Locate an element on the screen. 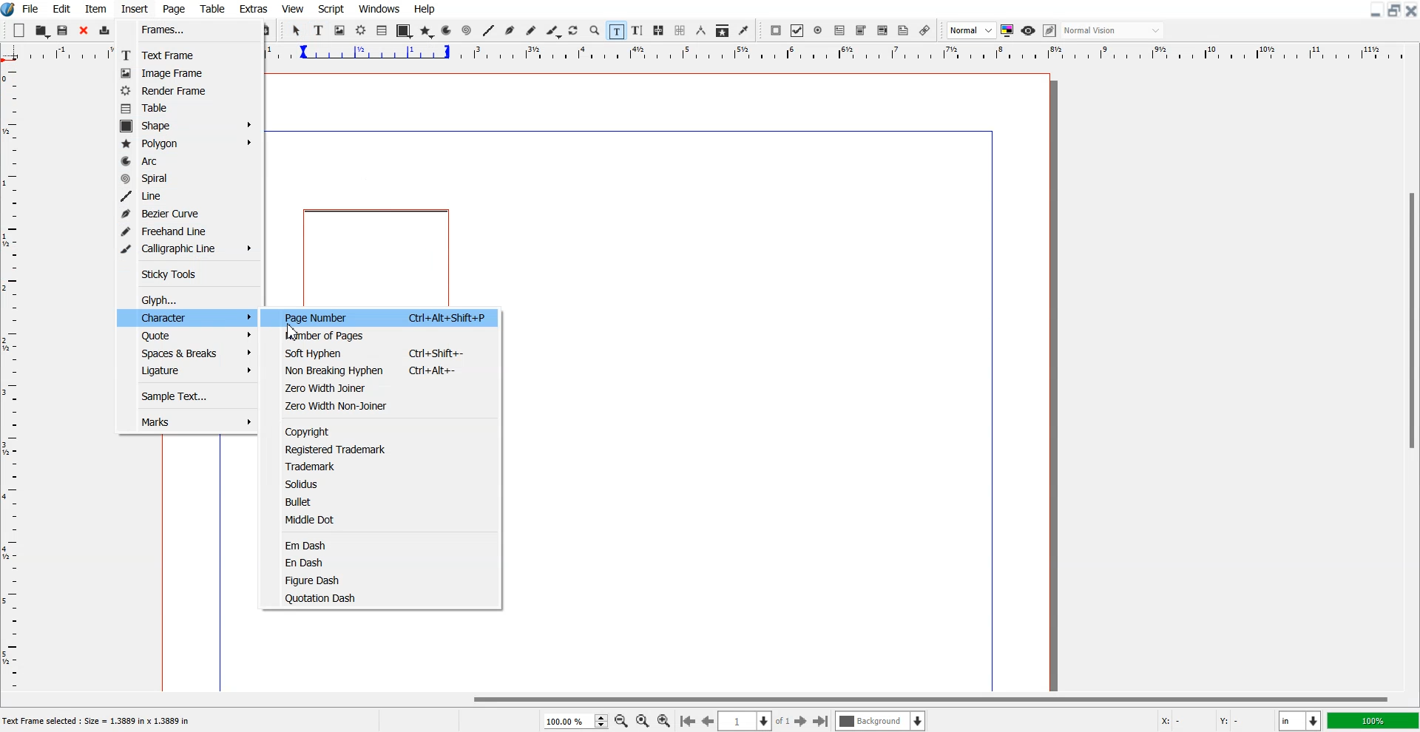 The width and height of the screenshot is (1420, 732). Table is located at coordinates (181, 109).